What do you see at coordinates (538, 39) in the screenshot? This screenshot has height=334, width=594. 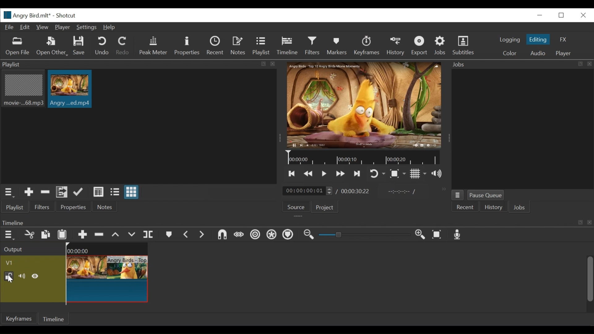 I see `Editing` at bounding box center [538, 39].